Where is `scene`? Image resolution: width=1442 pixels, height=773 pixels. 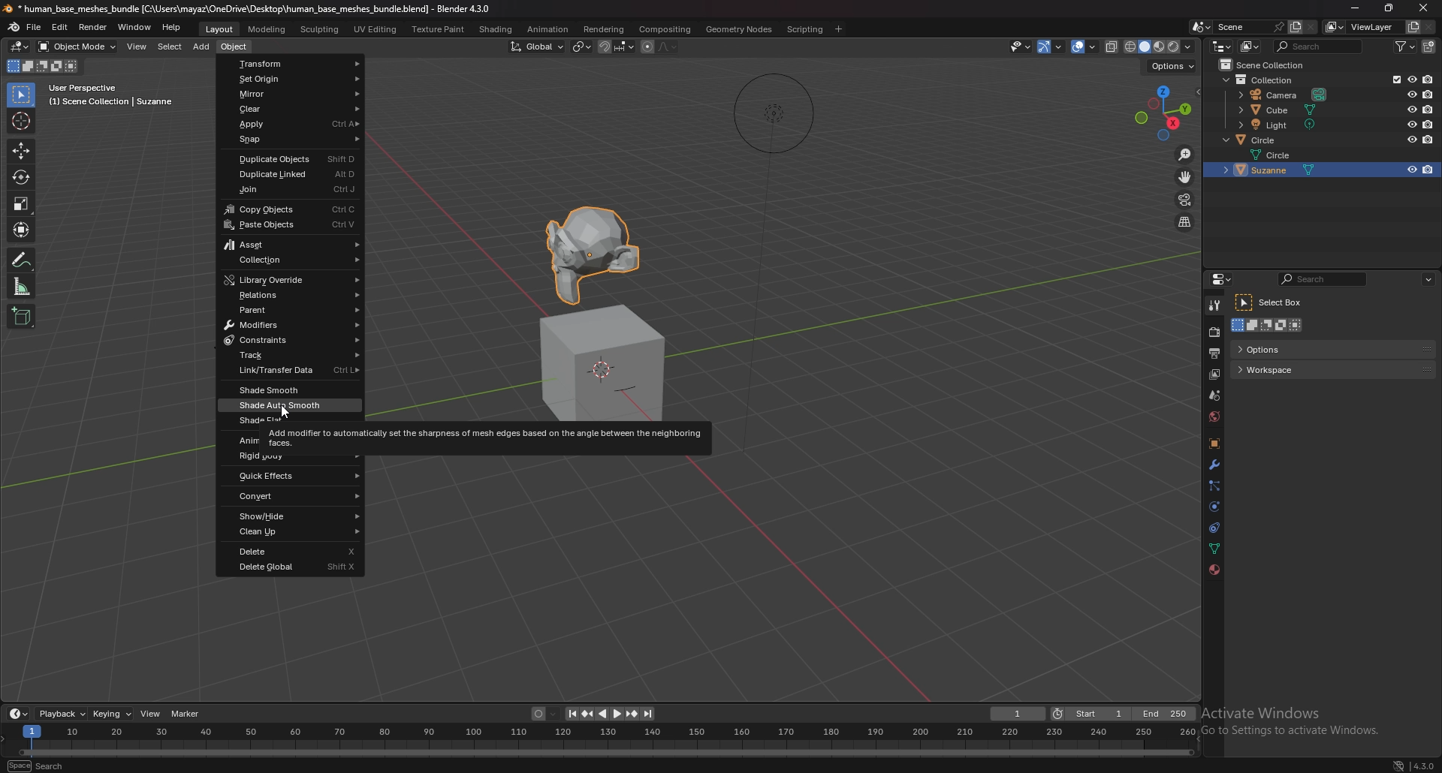 scene is located at coordinates (1236, 26).